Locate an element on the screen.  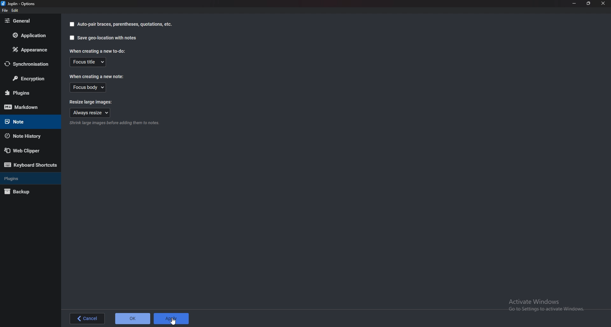
Save geo location with notes is located at coordinates (104, 37).